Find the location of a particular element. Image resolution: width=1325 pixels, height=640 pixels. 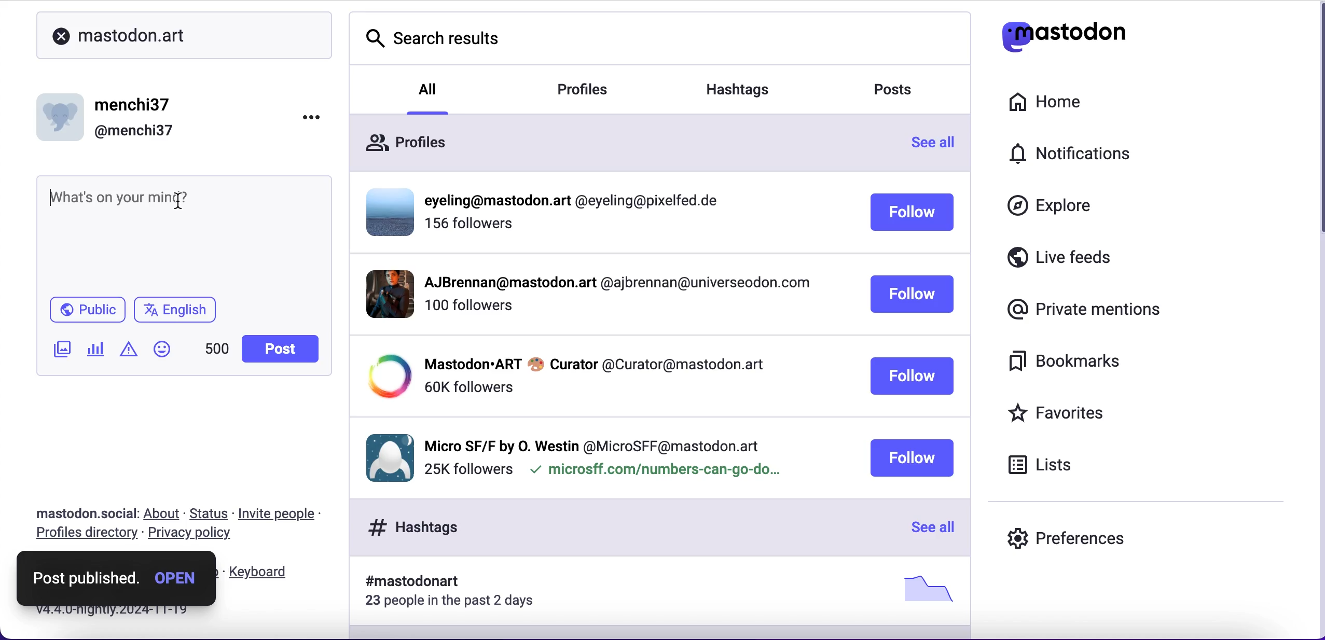

picture is located at coordinates (923, 588).